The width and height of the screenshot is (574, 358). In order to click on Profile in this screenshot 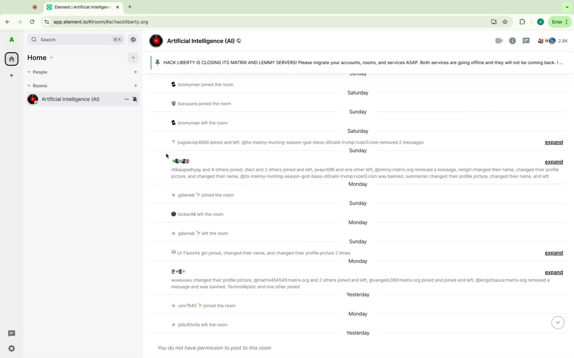, I will do `click(12, 41)`.